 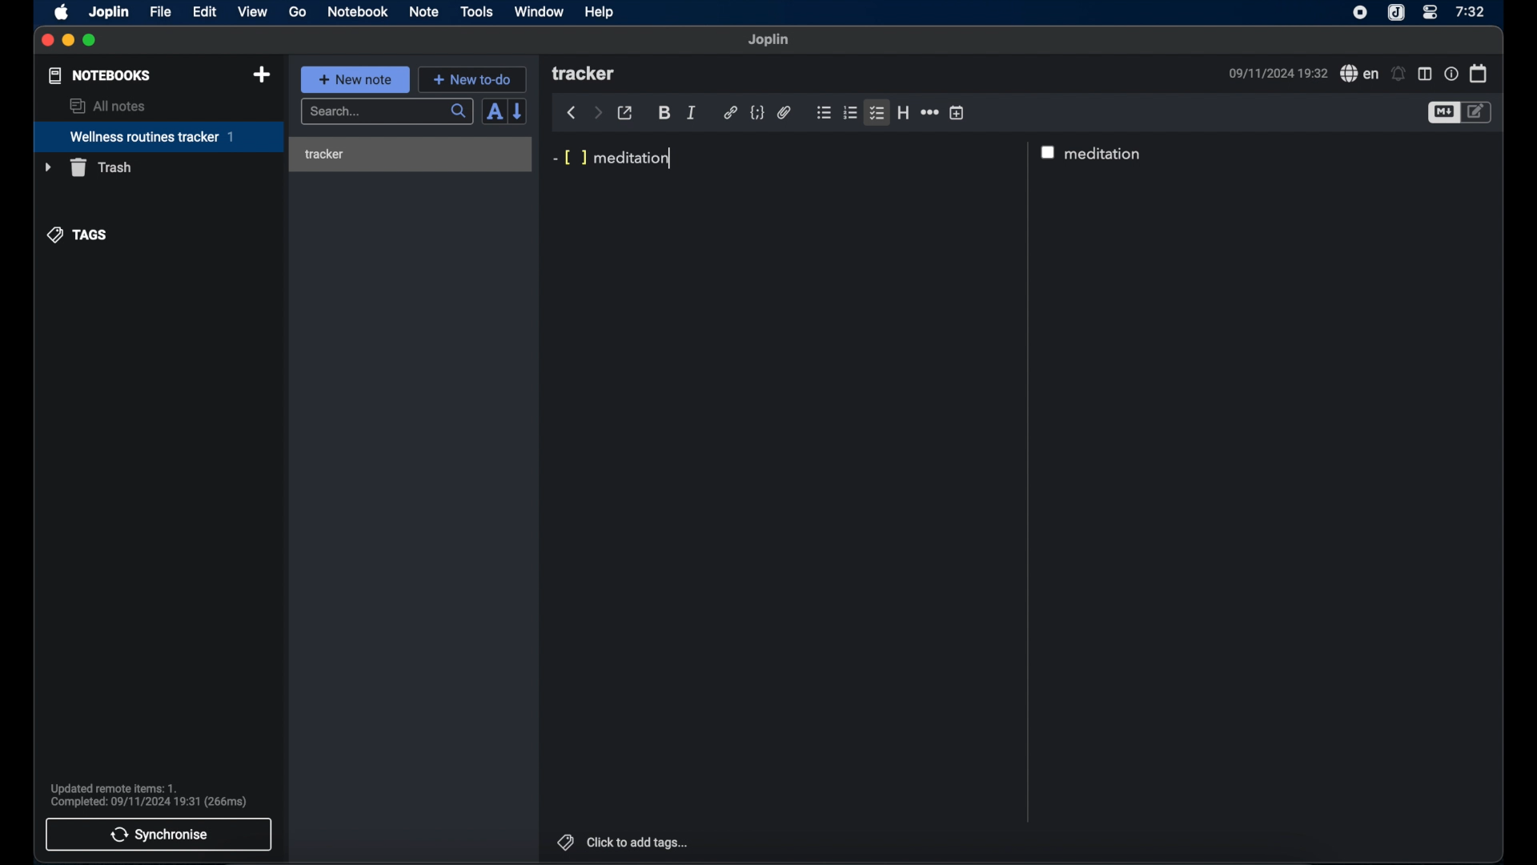 What do you see at coordinates (1357, 73) in the screenshot?
I see `spell check` at bounding box center [1357, 73].